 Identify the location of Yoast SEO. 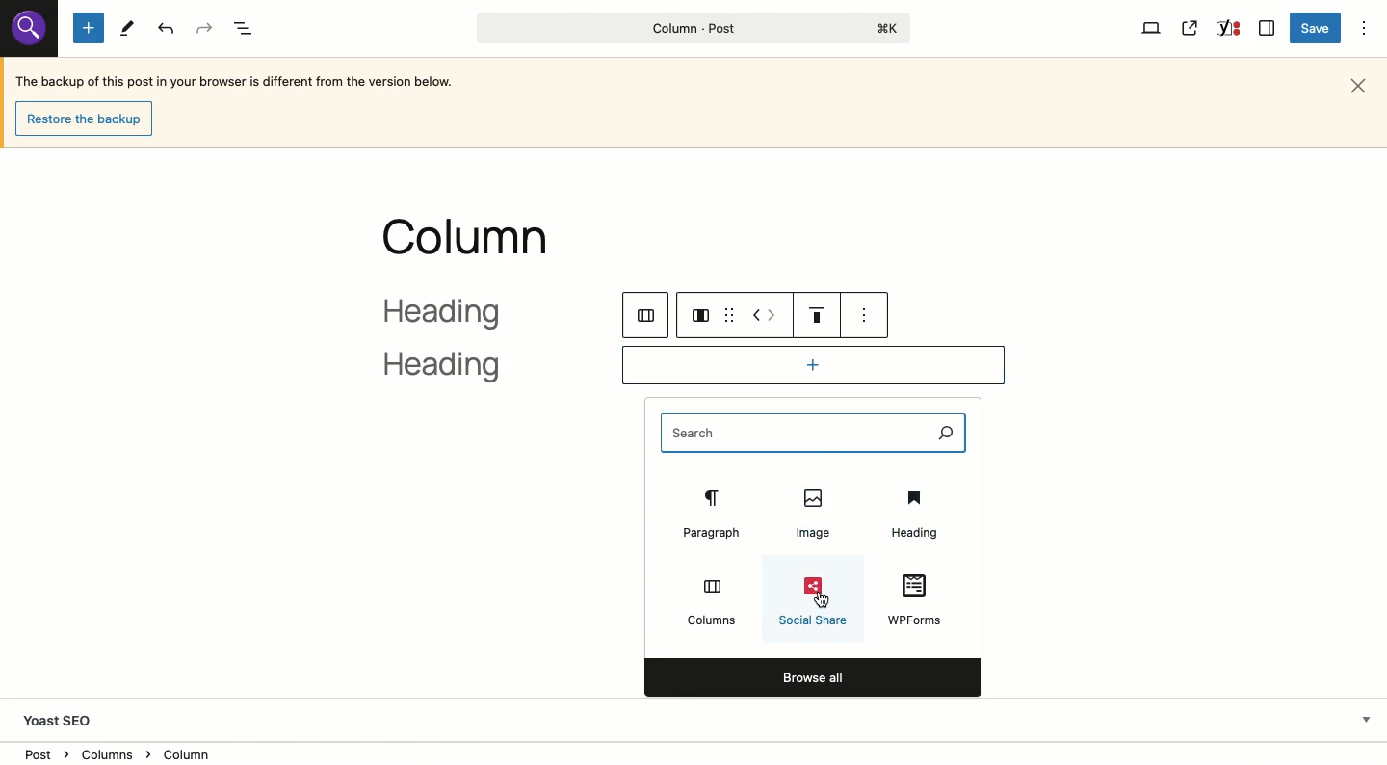
(65, 721).